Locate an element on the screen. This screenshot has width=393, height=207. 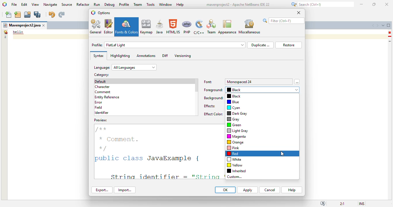
C/C++ is located at coordinates (199, 27).